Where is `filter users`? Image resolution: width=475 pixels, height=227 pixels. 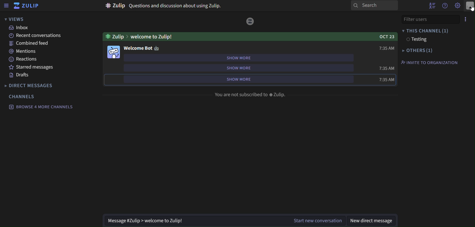
filter users is located at coordinates (429, 19).